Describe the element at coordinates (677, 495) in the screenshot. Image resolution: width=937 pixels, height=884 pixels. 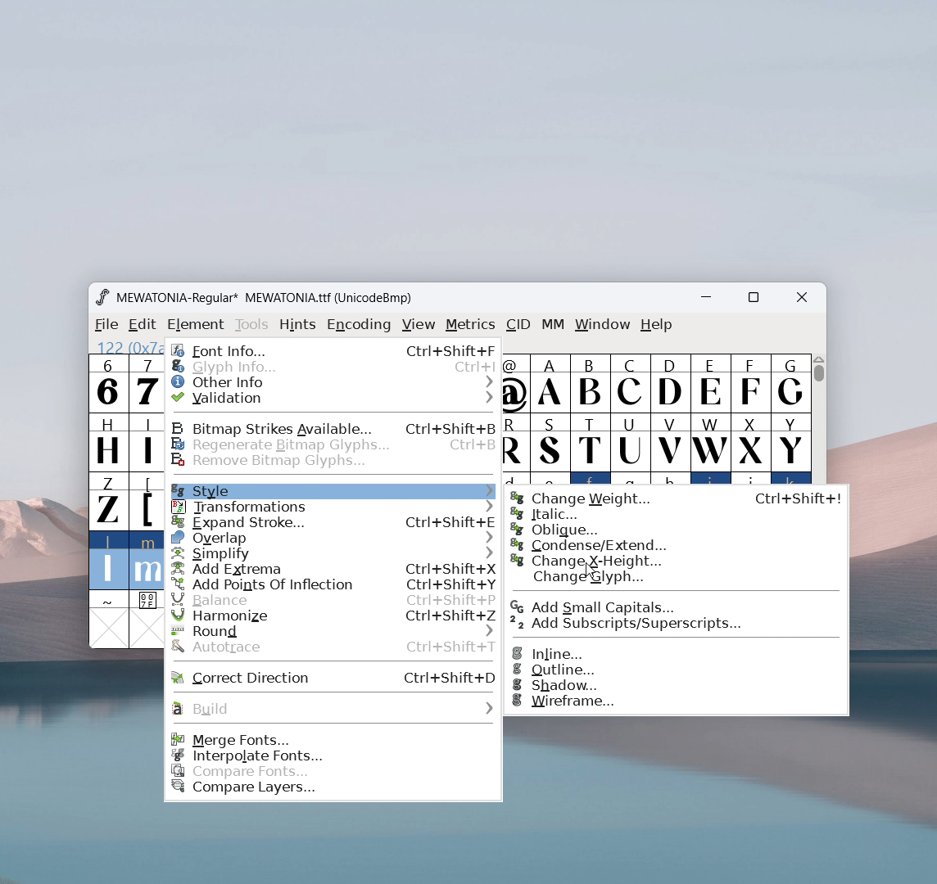
I see `change weight` at that location.